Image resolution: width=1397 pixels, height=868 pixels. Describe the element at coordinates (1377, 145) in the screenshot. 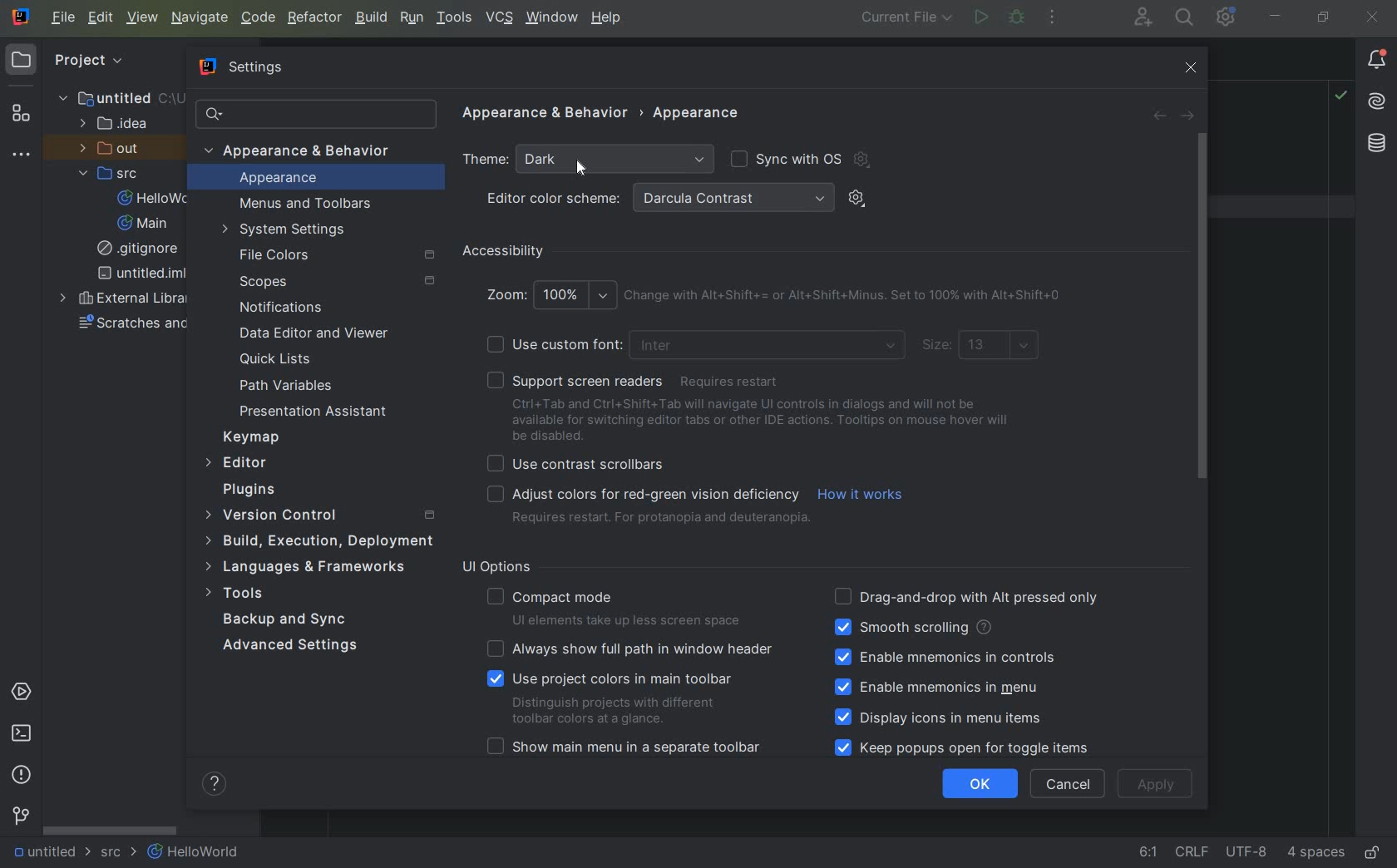

I see `DATABASE` at that location.